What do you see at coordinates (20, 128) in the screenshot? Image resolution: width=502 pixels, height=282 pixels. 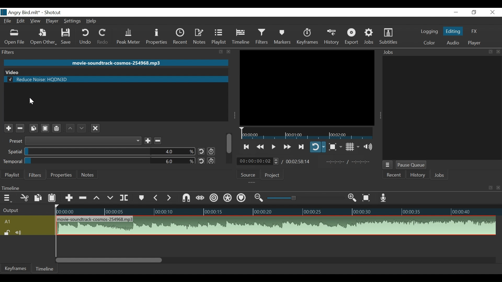 I see `Remove selected filter` at bounding box center [20, 128].